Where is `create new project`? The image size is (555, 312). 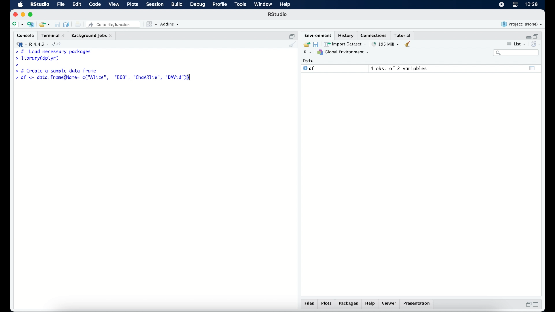 create new project is located at coordinates (31, 25).